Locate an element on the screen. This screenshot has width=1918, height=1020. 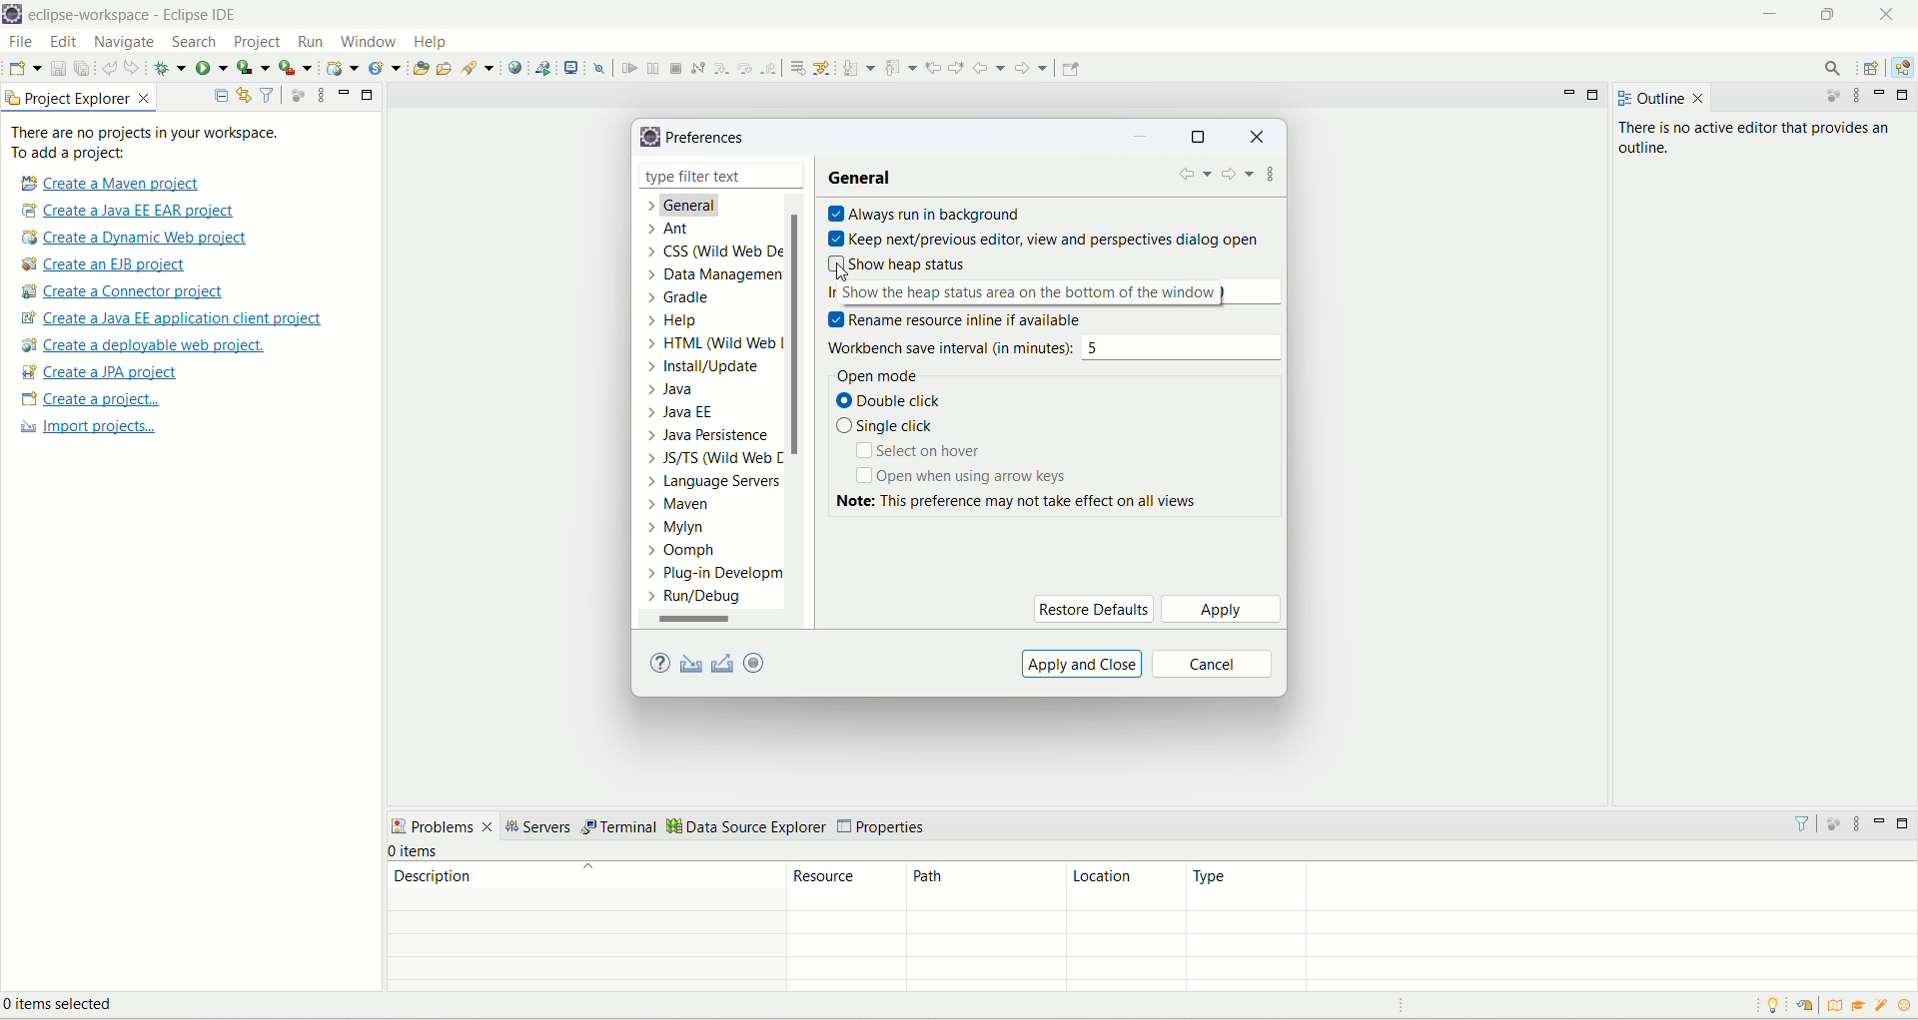
tutorials is located at coordinates (1861, 1006).